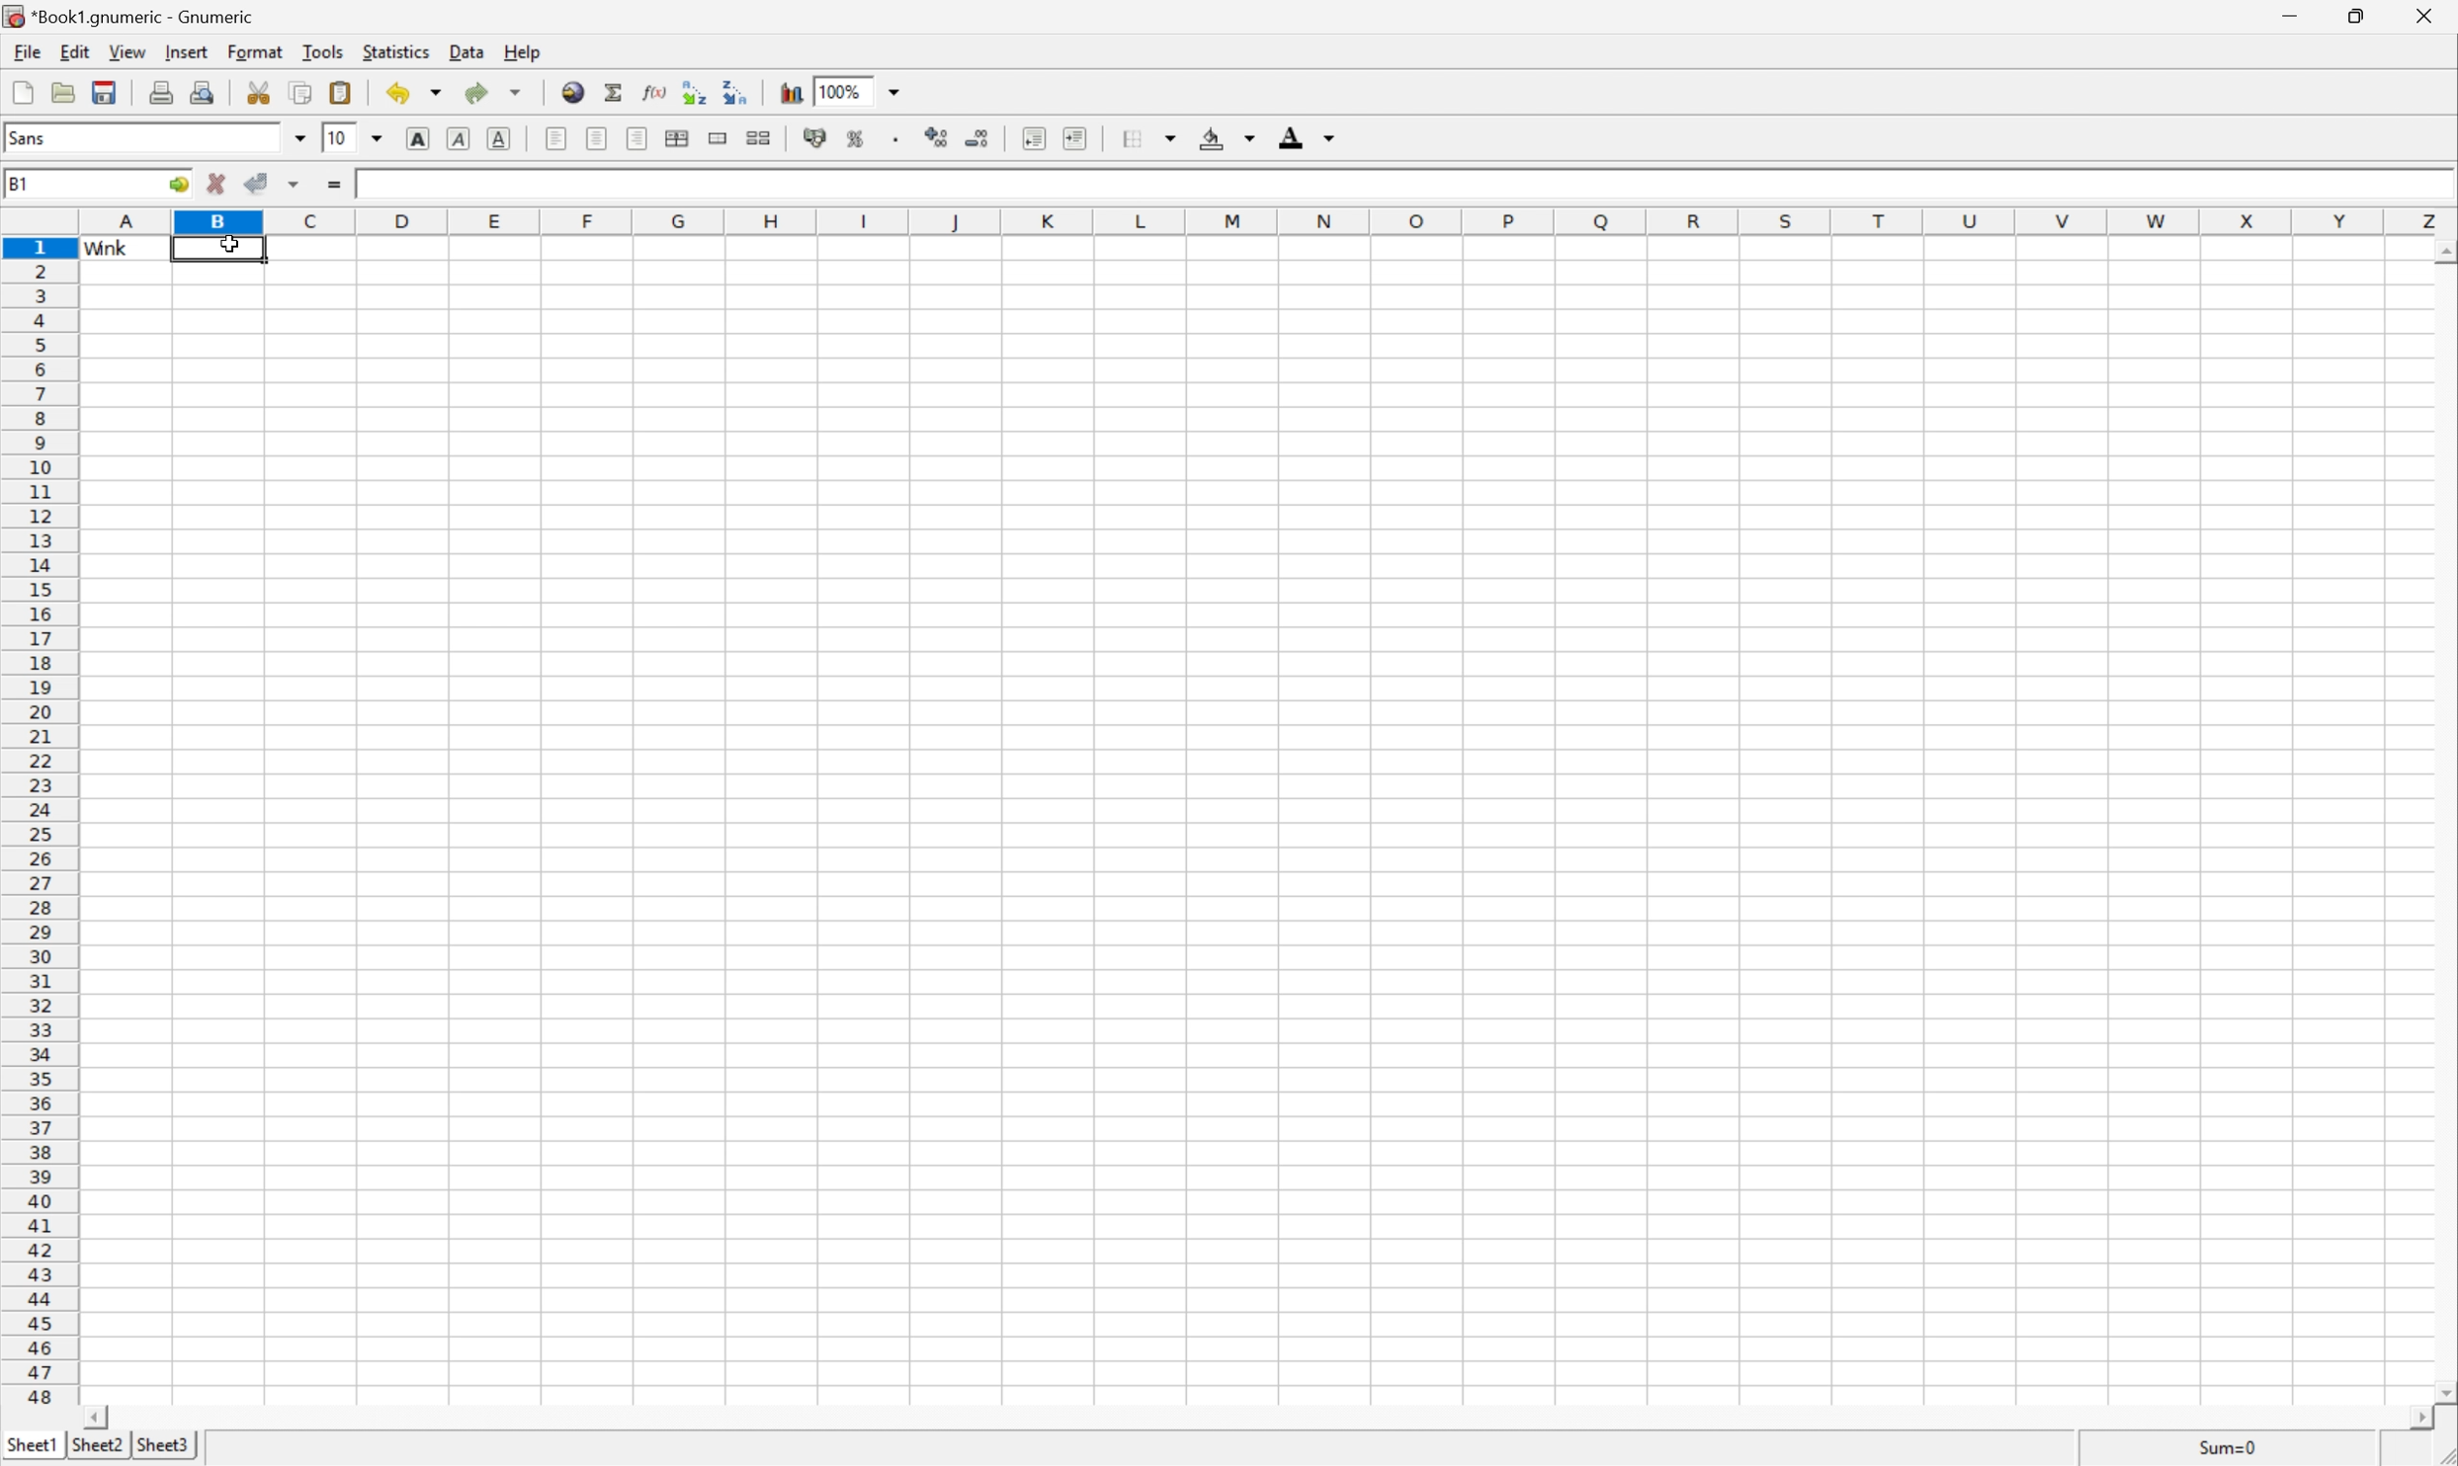  Describe the element at coordinates (125, 53) in the screenshot. I see `view` at that location.